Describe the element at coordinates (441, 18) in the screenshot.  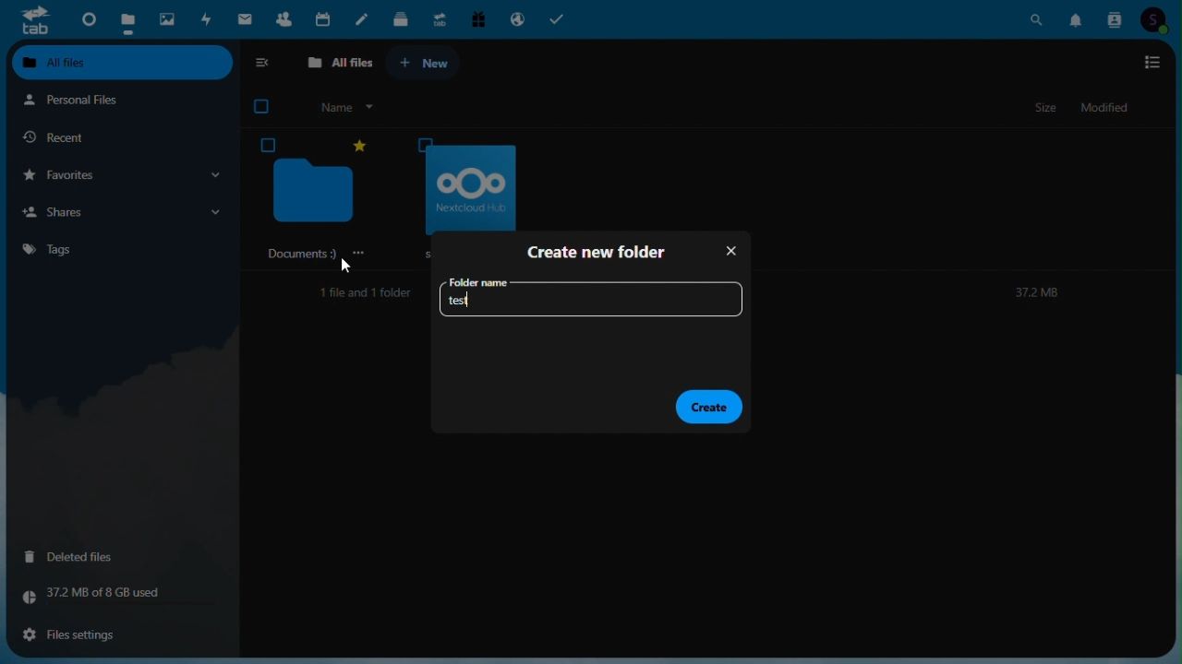
I see `Upgrade` at that location.